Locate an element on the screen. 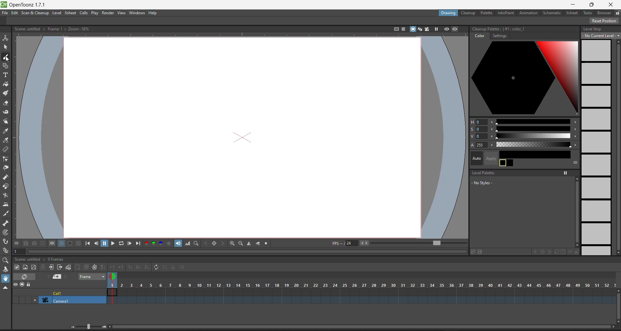 The image size is (621, 331). animate tool is located at coordinates (6, 38).